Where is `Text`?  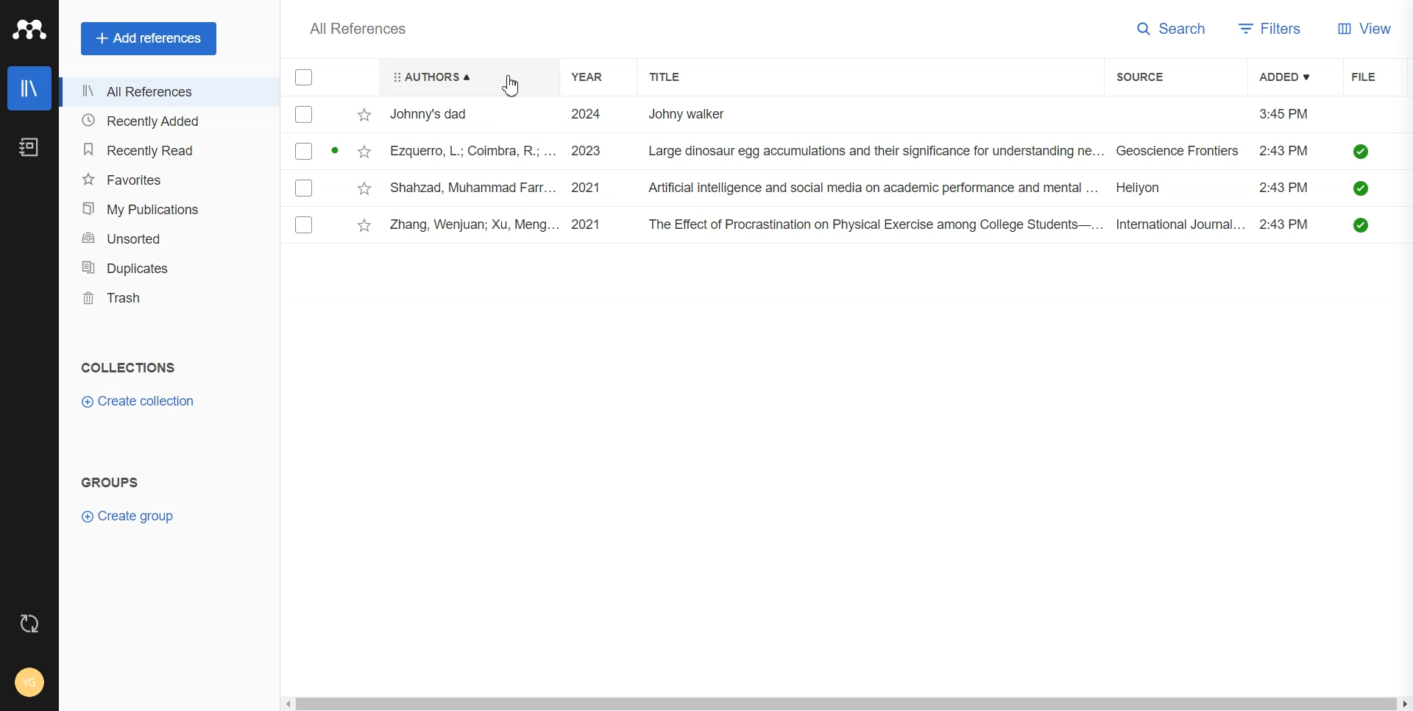
Text is located at coordinates (110, 482).